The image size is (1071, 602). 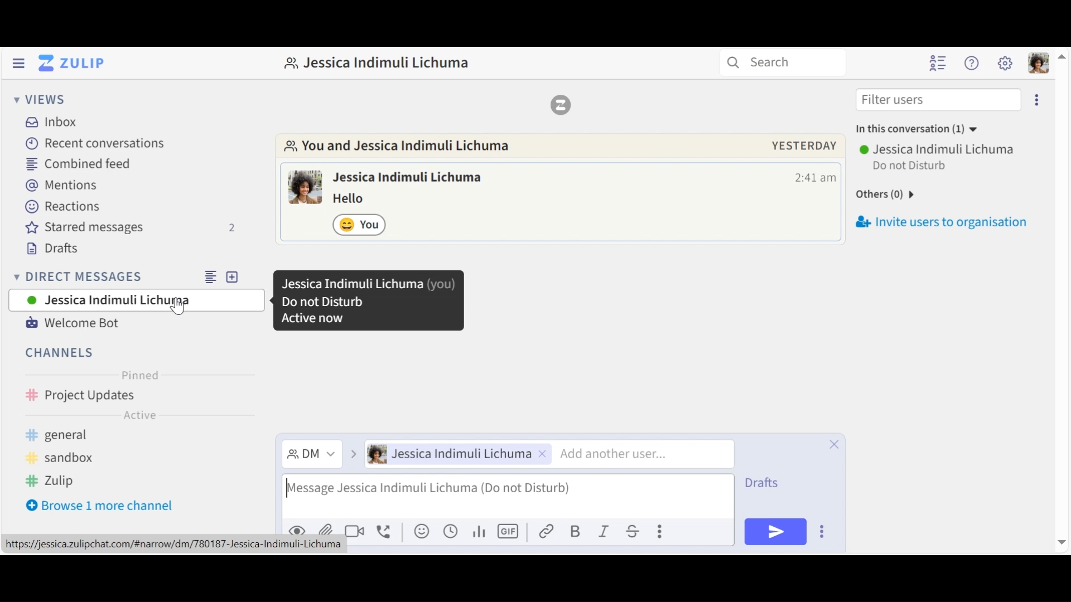 I want to click on Mentions, so click(x=63, y=186).